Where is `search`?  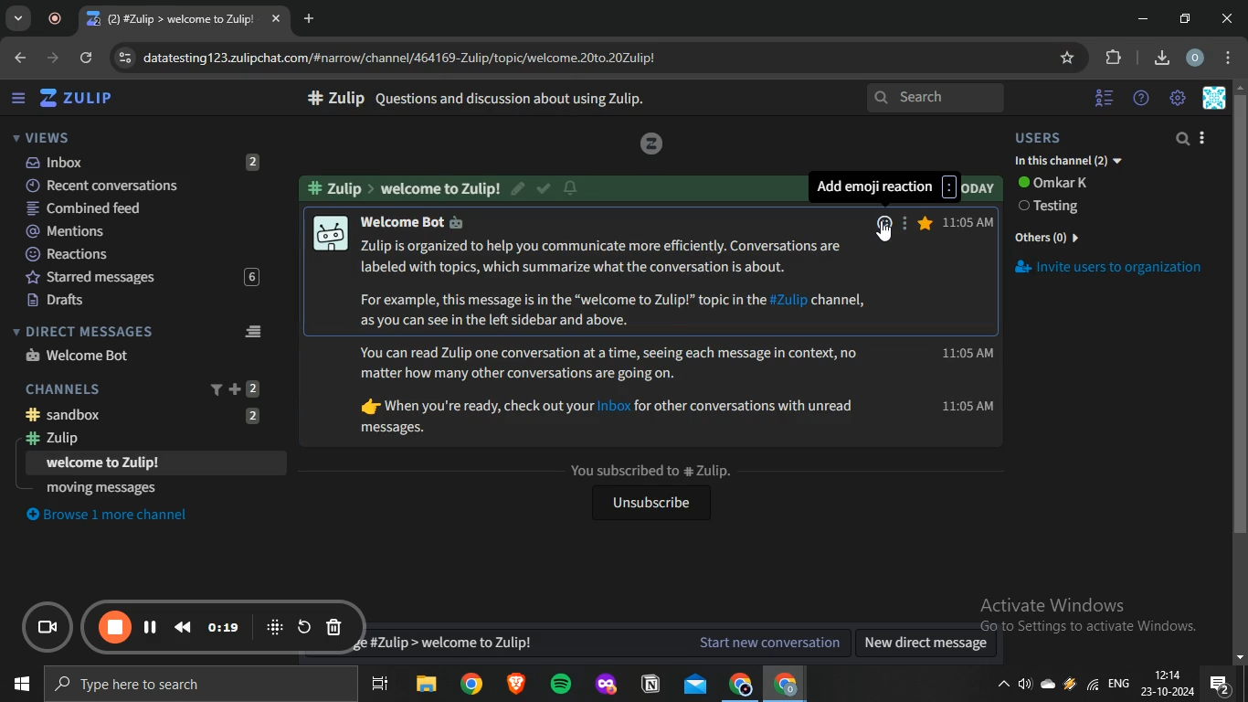
search is located at coordinates (1184, 140).